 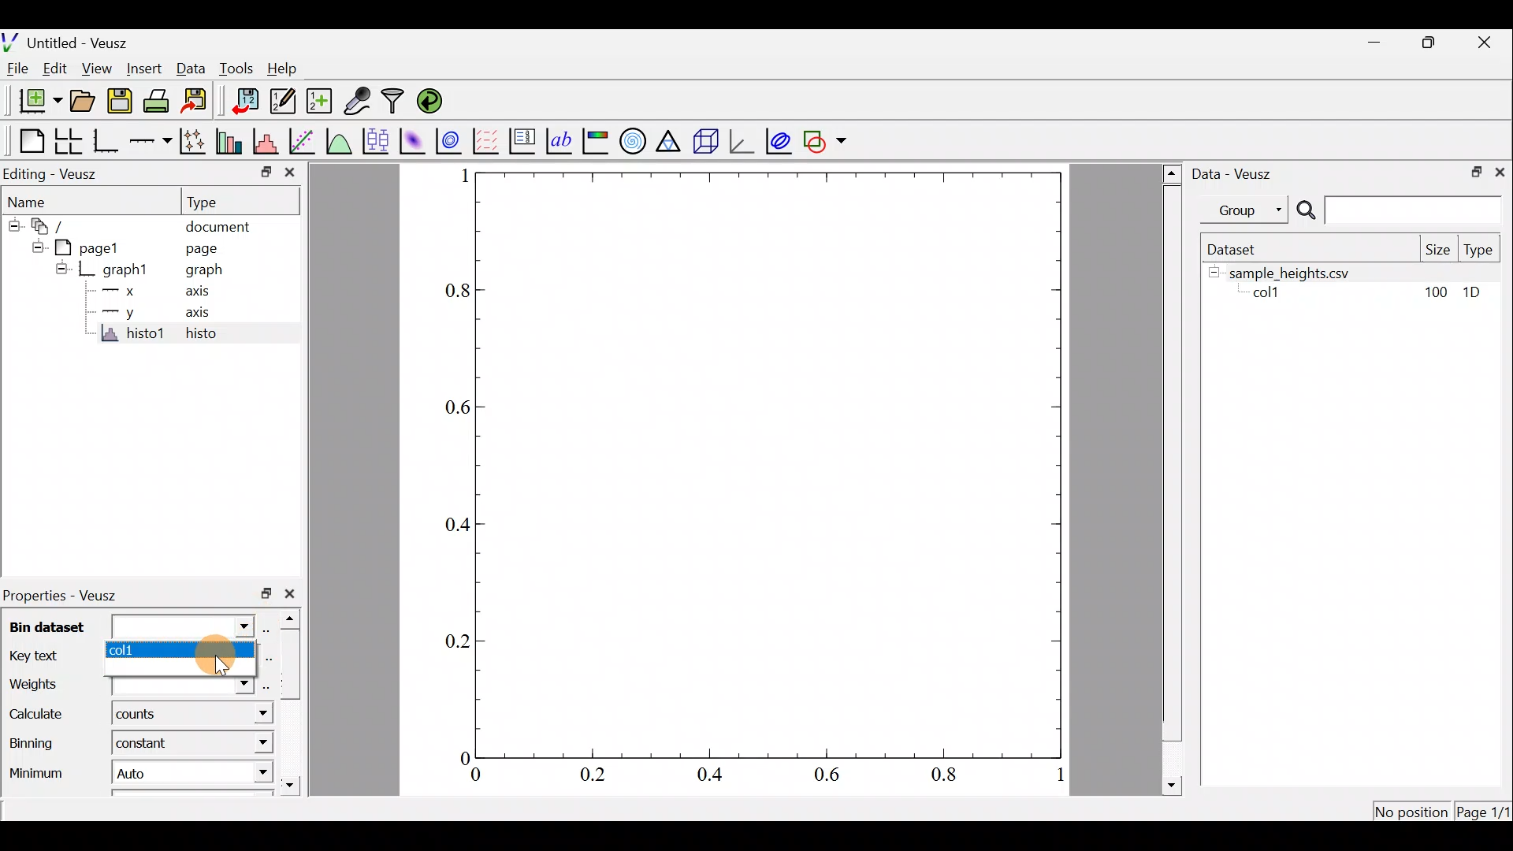 I want to click on graph1, so click(x=123, y=270).